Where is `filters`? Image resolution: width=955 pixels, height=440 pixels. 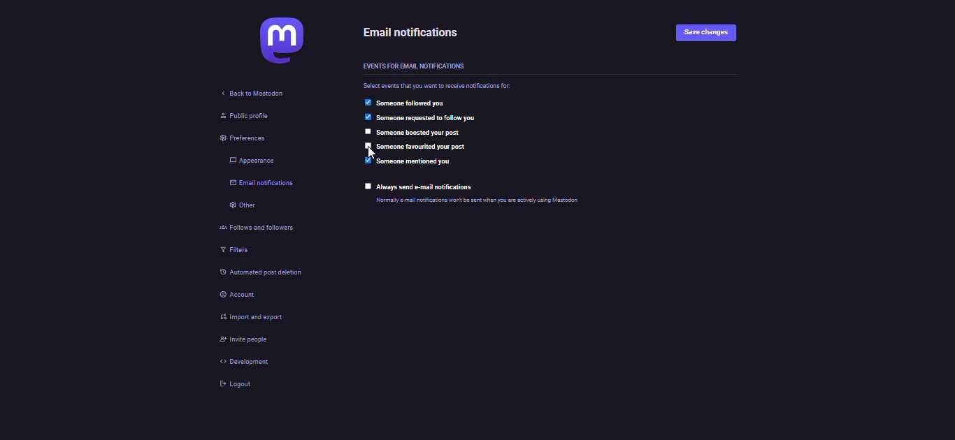 filters is located at coordinates (229, 251).